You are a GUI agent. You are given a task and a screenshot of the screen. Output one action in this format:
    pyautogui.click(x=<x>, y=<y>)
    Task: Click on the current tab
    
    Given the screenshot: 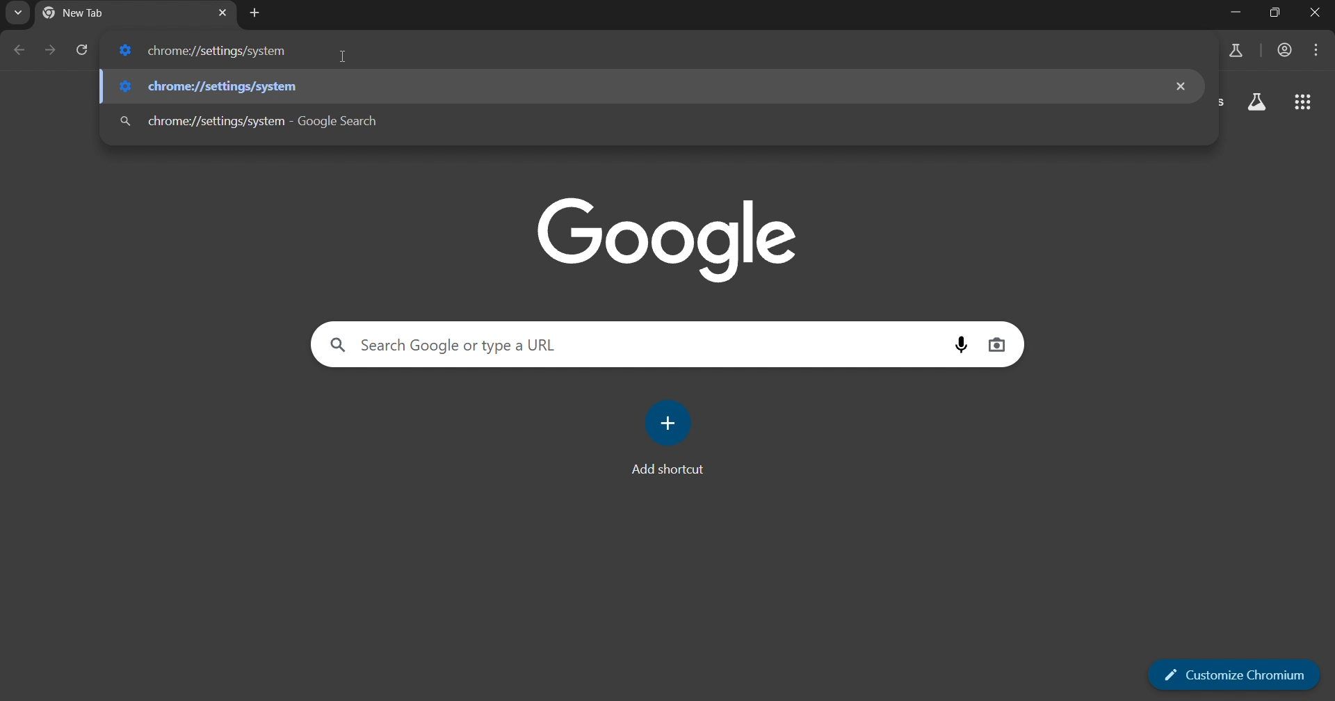 What is the action you would take?
    pyautogui.click(x=102, y=13)
    